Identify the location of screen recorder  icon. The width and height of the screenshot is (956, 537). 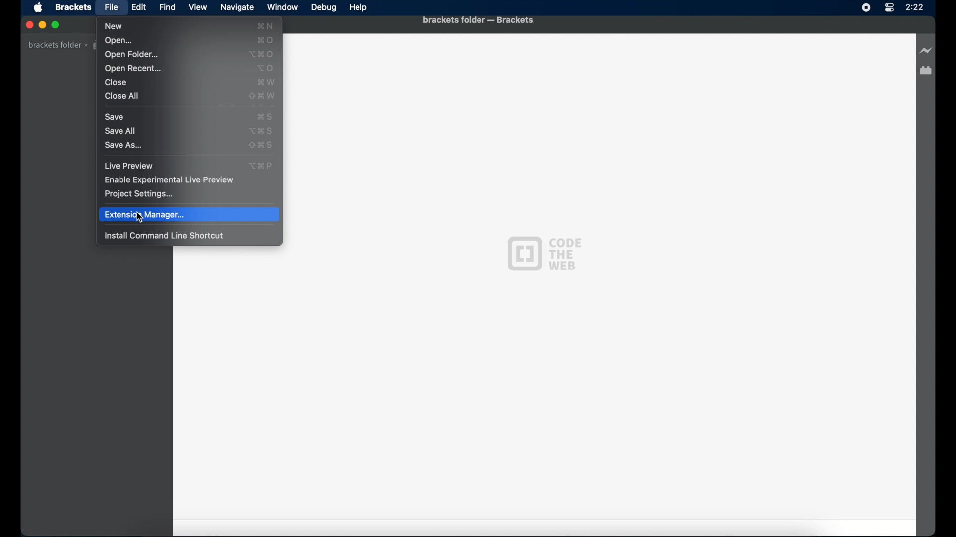
(866, 8).